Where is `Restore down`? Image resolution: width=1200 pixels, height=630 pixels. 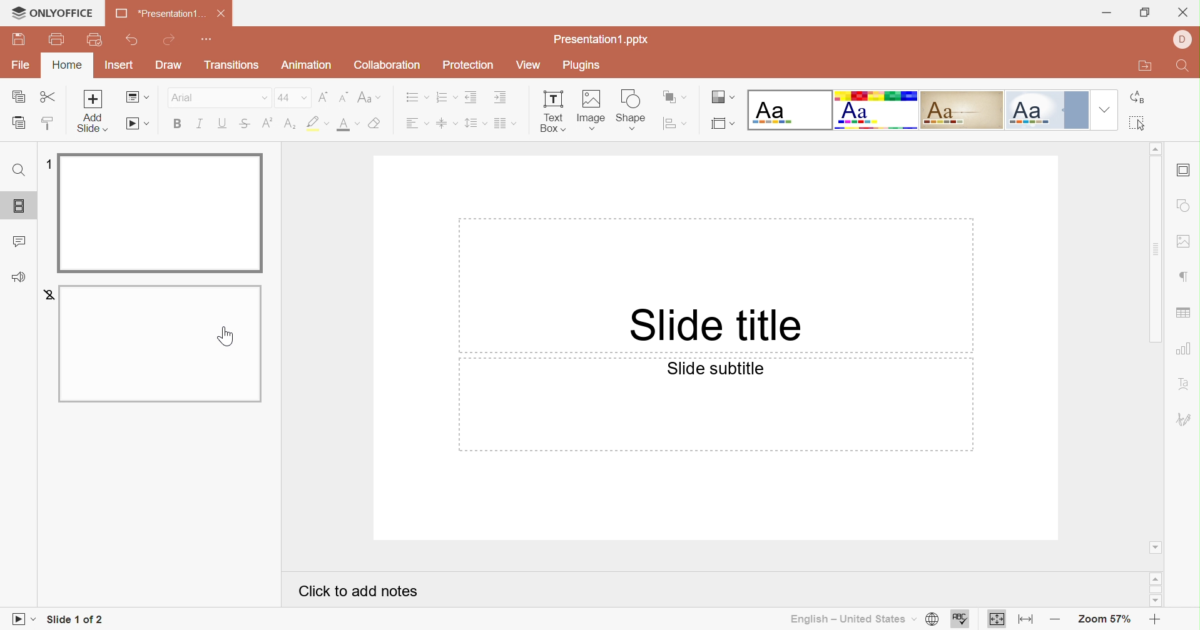 Restore down is located at coordinates (1144, 14).